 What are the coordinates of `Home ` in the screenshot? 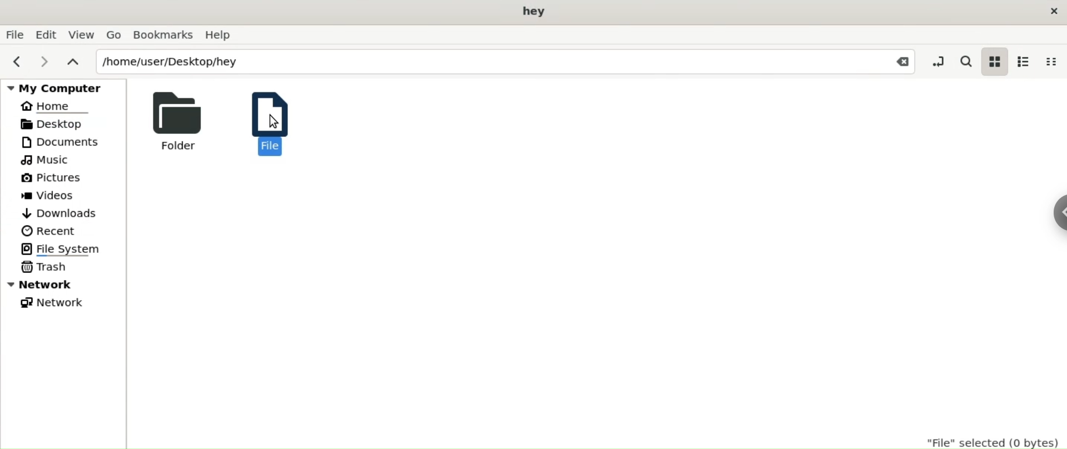 It's located at (48, 106).